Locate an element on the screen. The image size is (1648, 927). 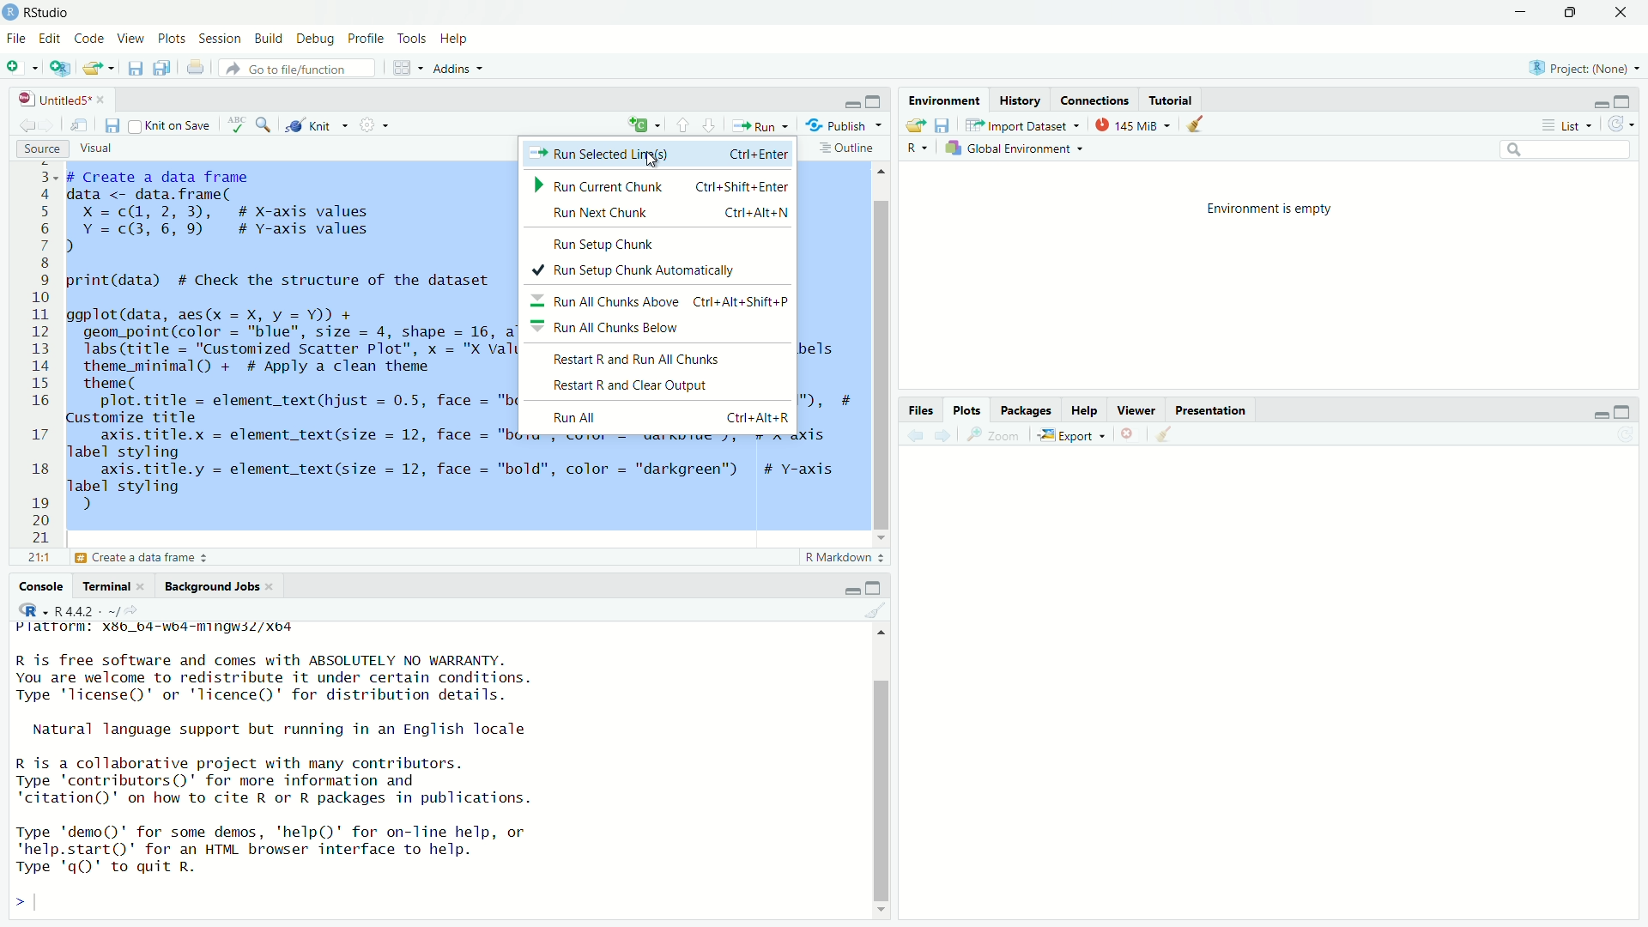
Open an existing file is located at coordinates (100, 68).